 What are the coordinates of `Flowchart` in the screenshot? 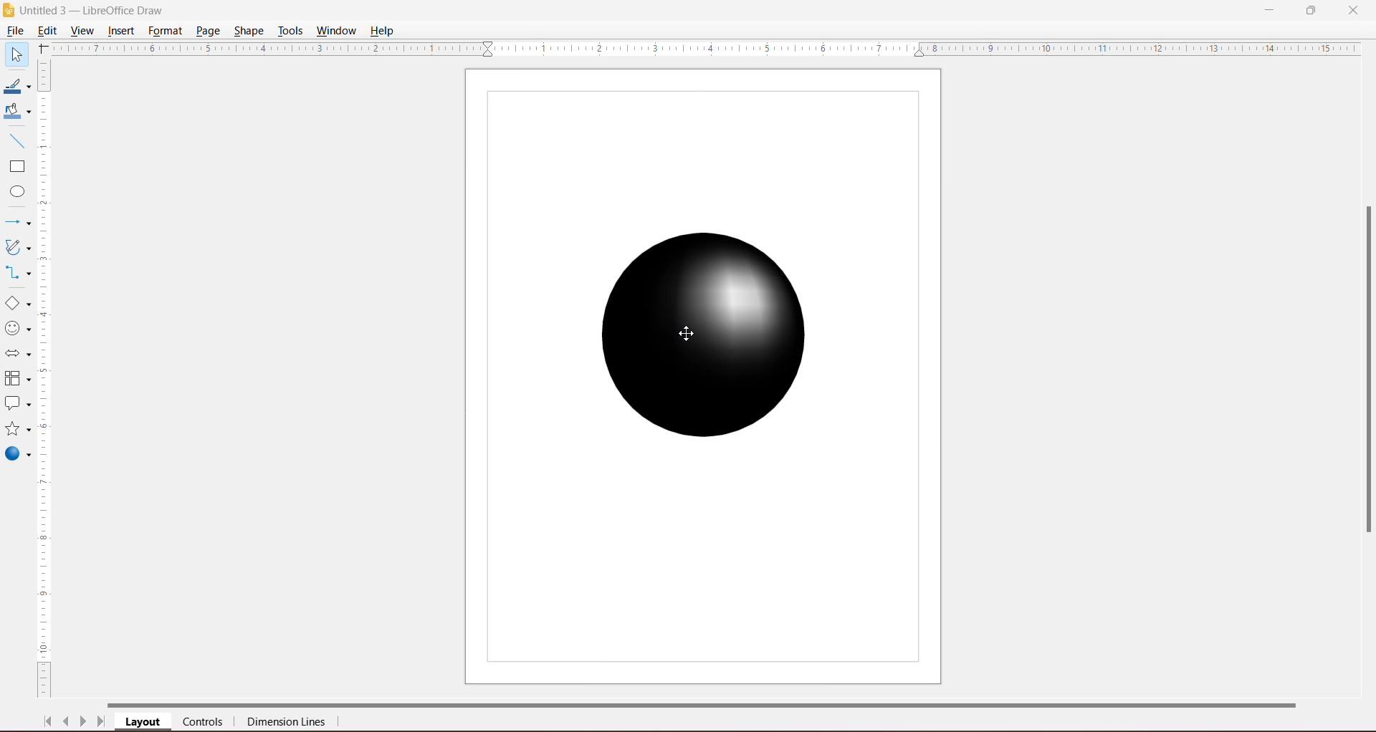 It's located at (17, 380).